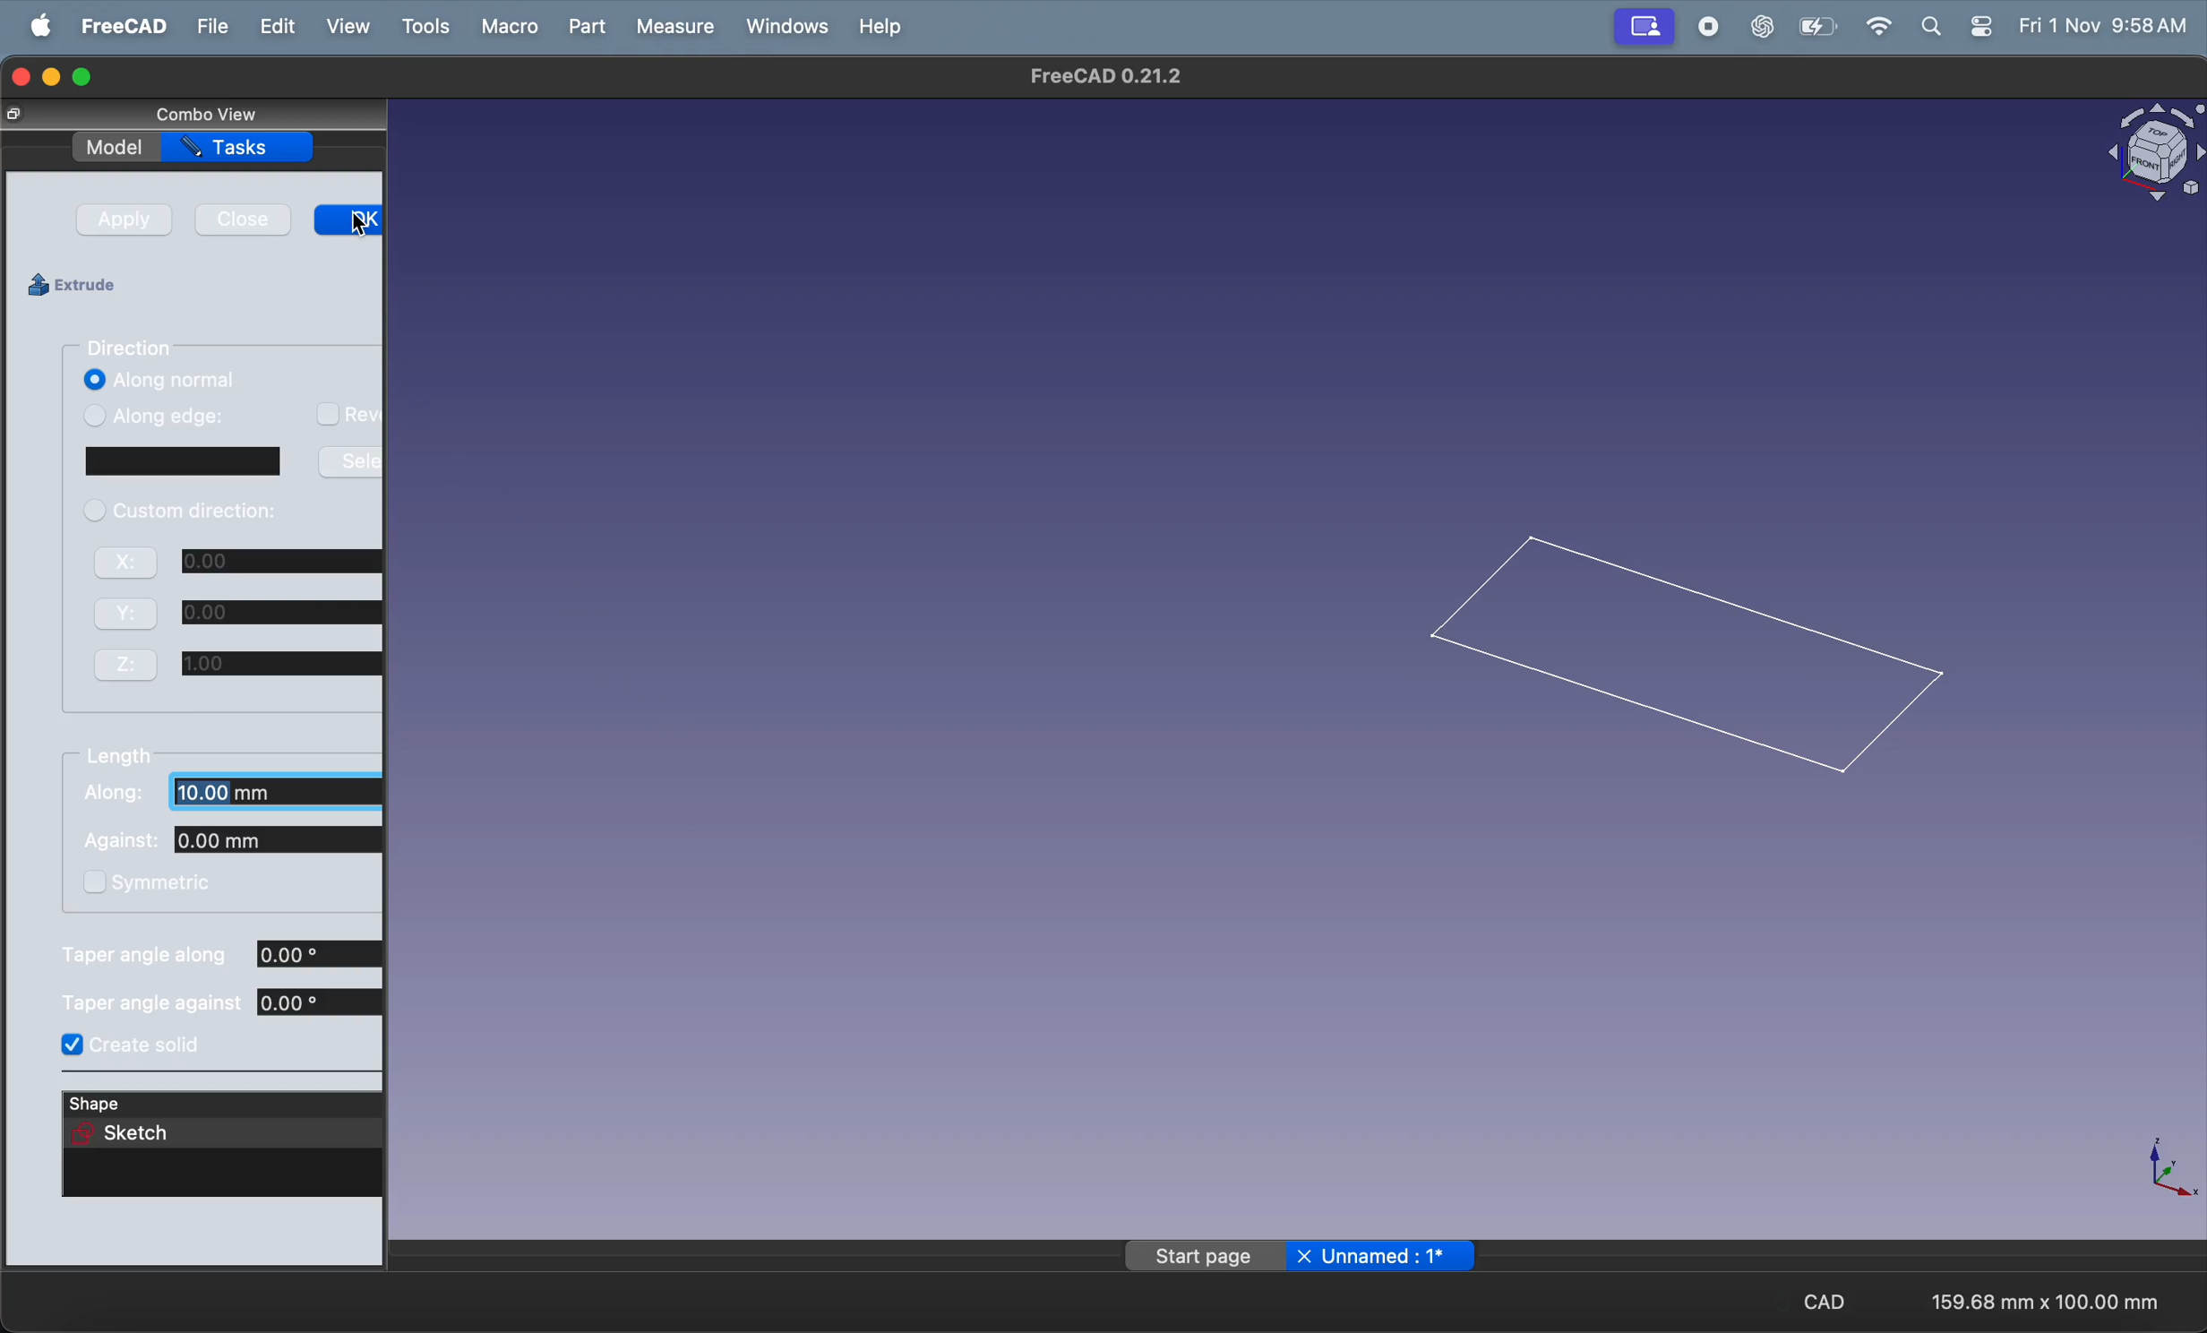 The image size is (2207, 1333). Describe the element at coordinates (244, 612) in the screenshot. I see `y axis co ordinate` at that location.